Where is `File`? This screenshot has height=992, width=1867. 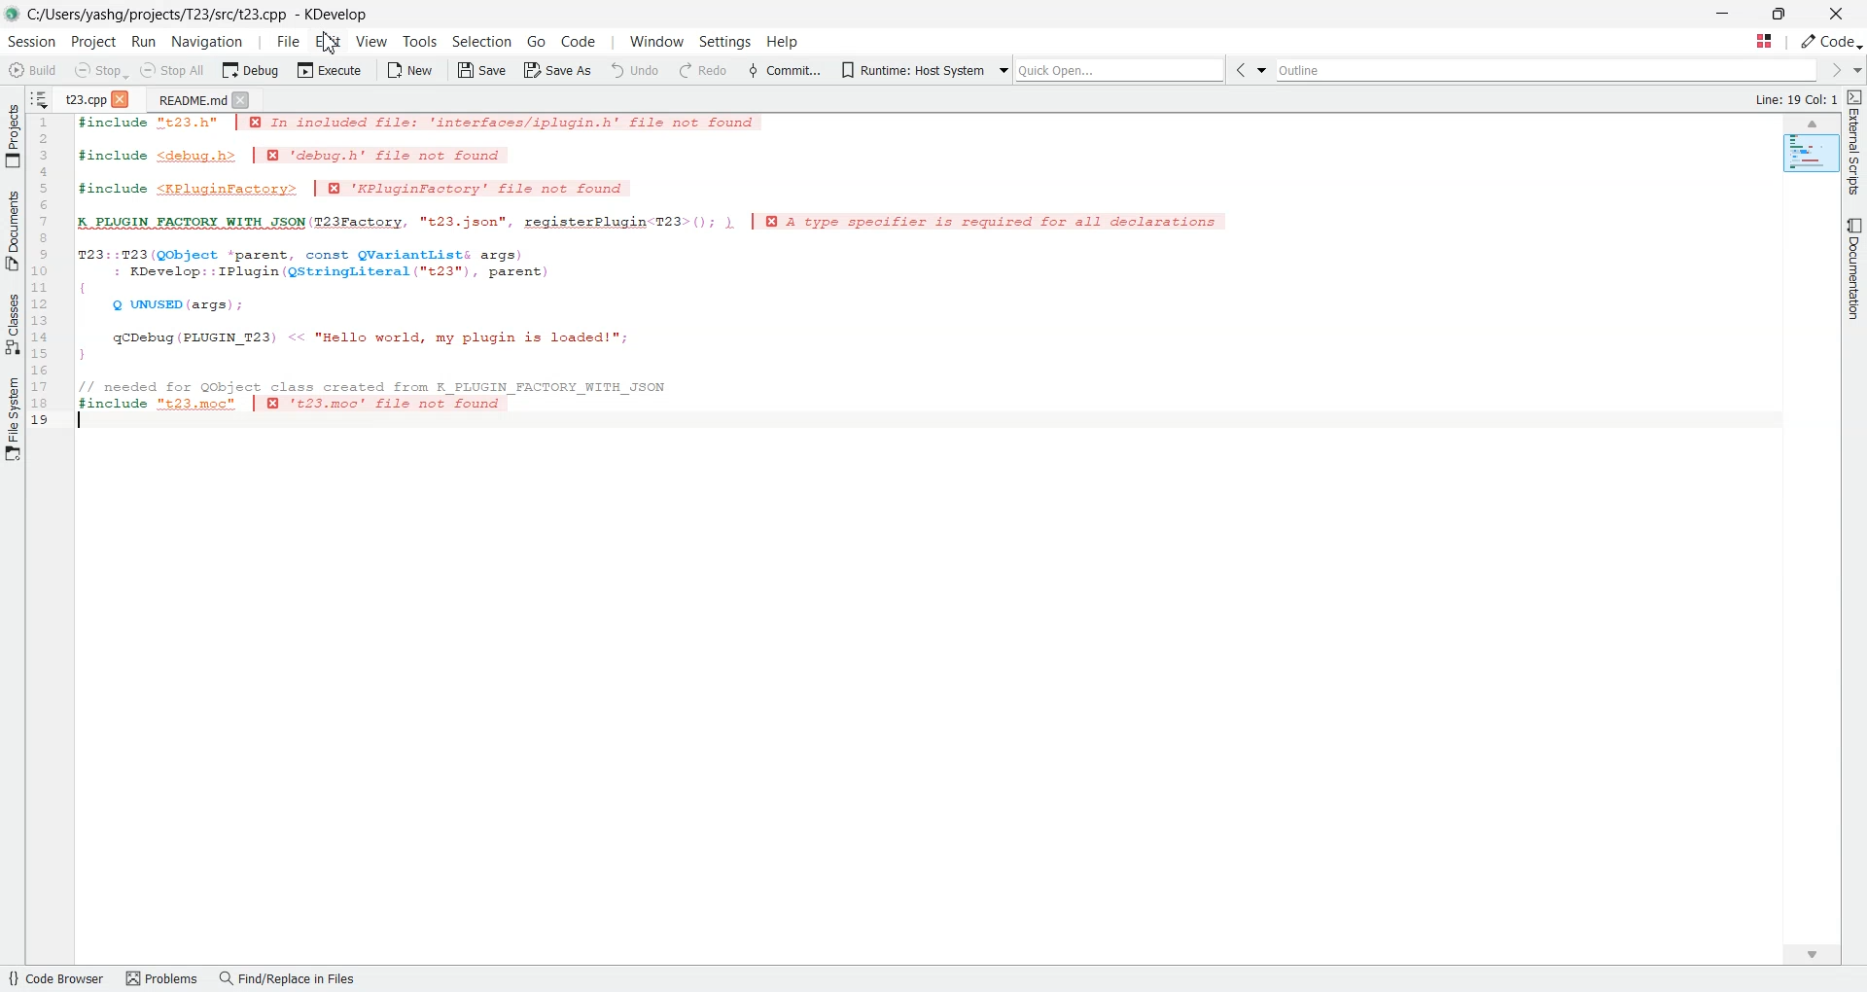 File is located at coordinates (288, 41).